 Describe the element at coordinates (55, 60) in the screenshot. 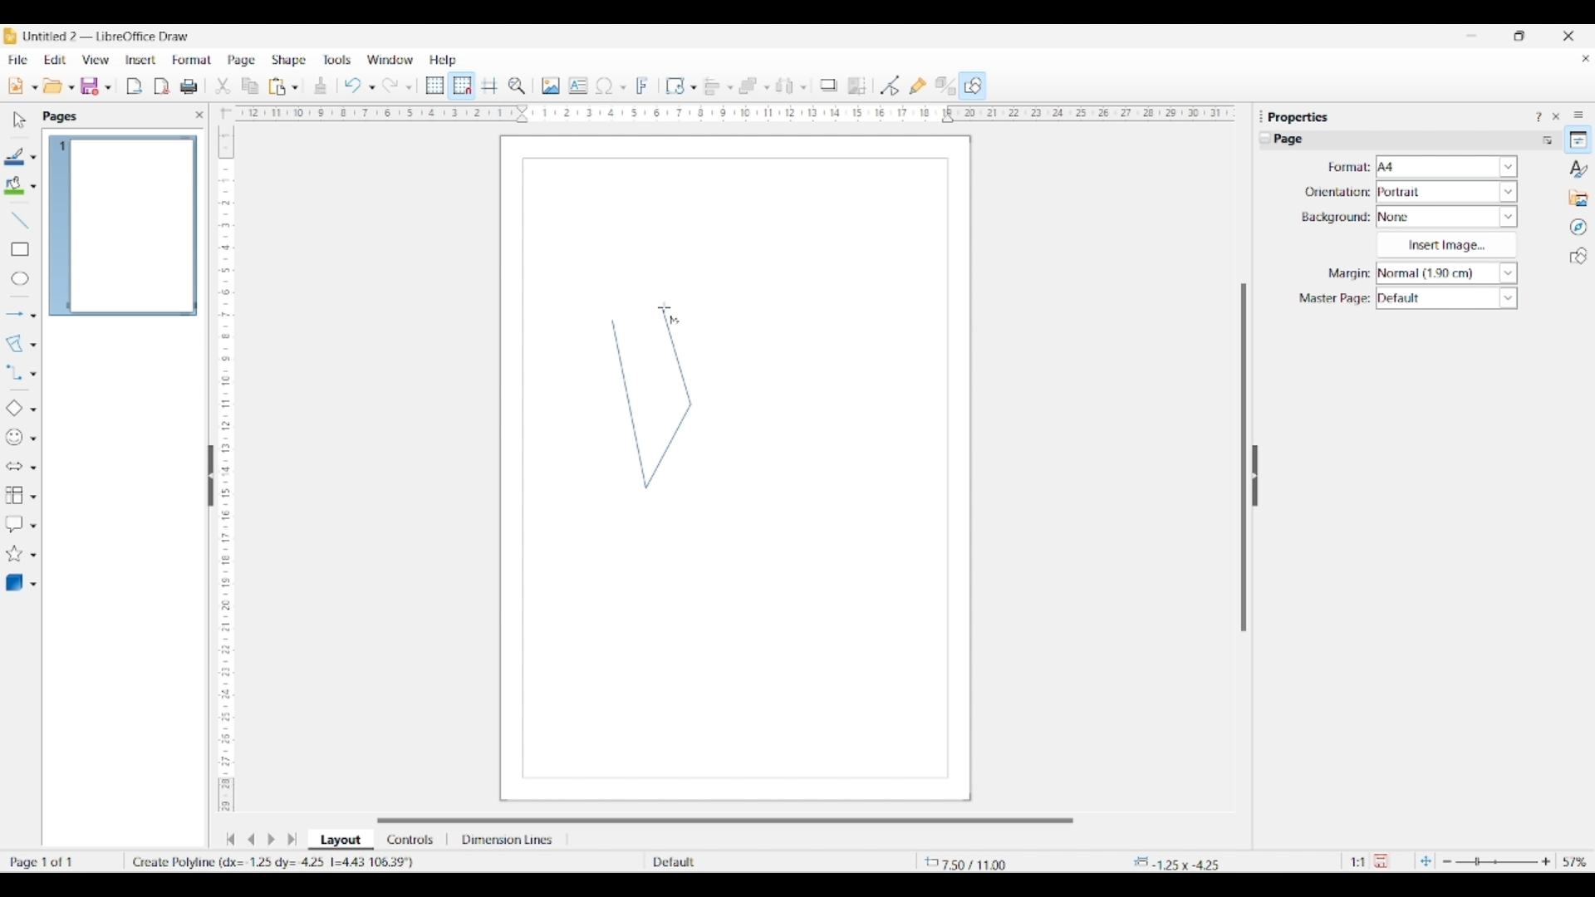

I see `Edit` at that location.